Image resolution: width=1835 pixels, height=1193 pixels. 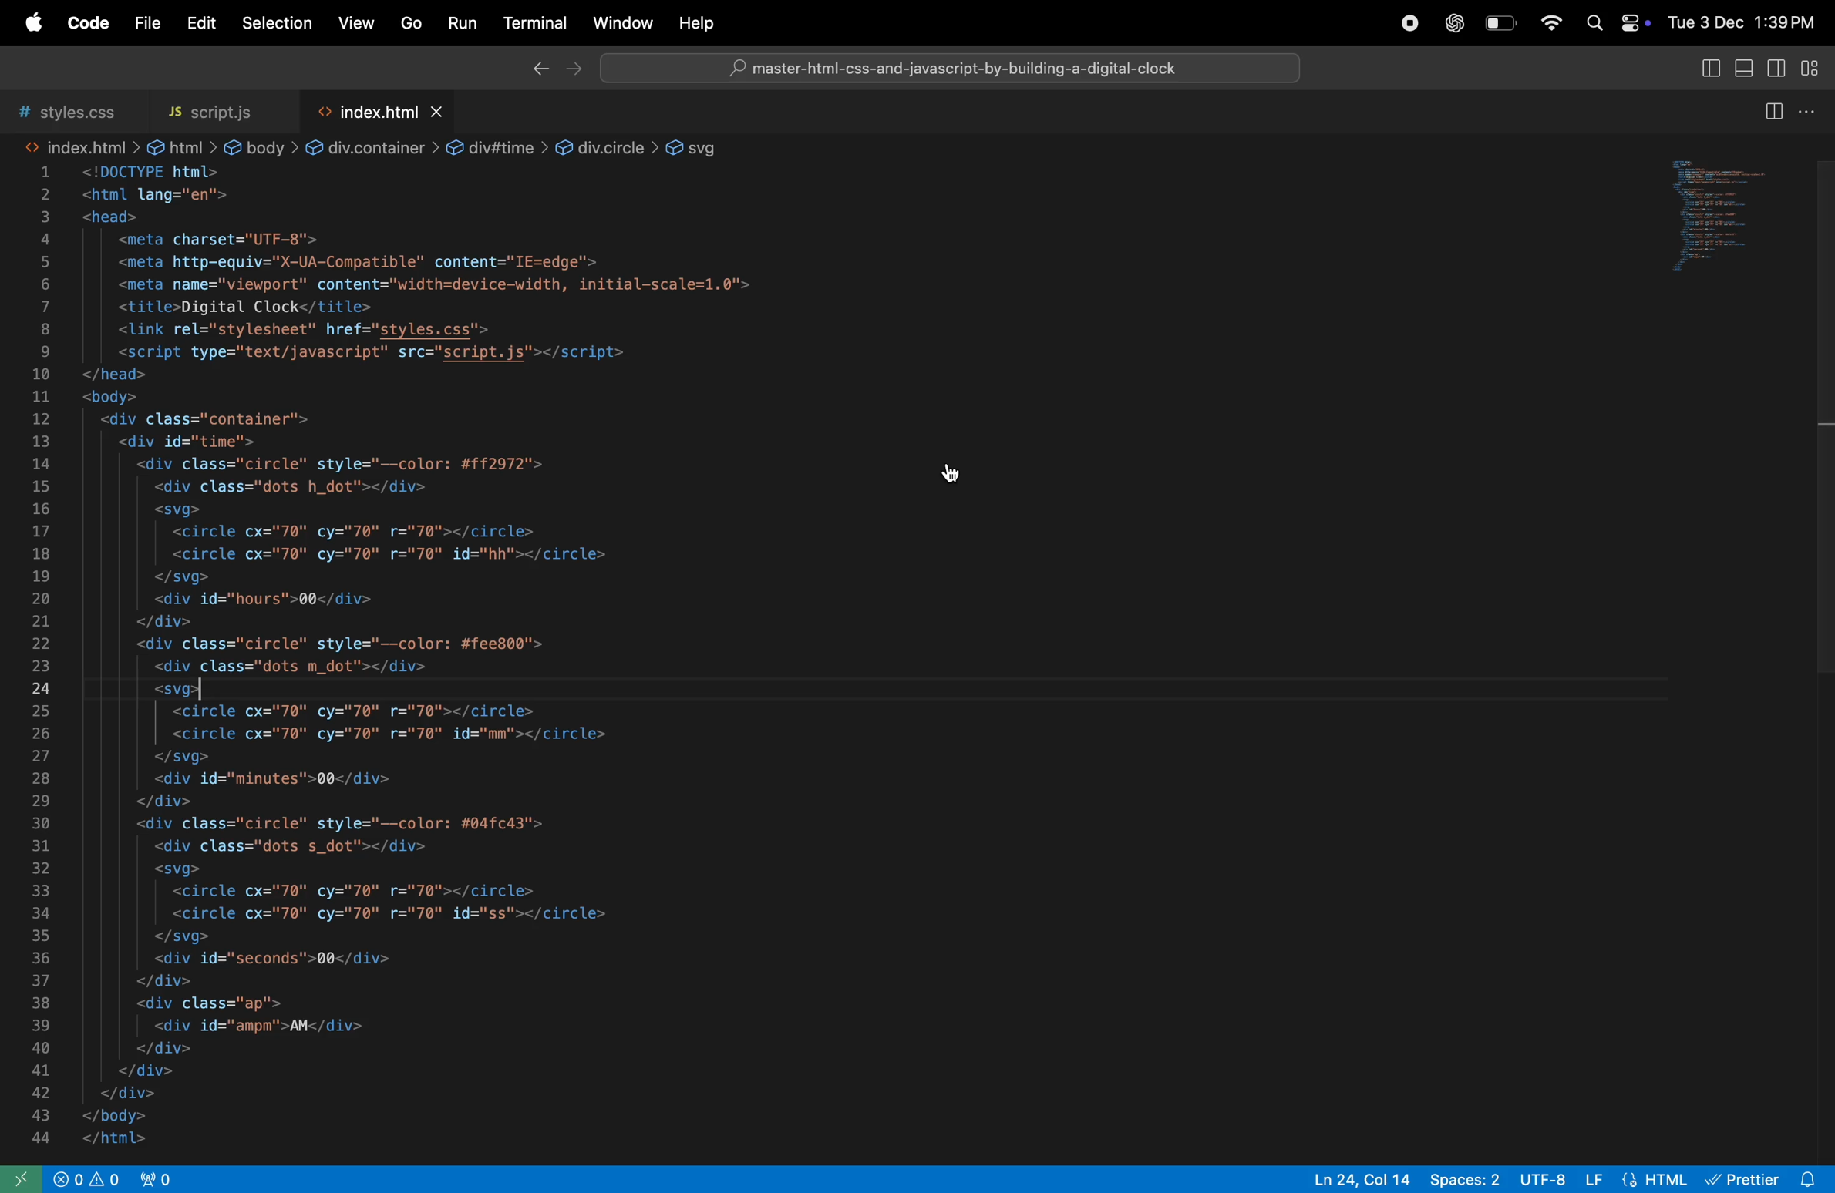 What do you see at coordinates (487, 147) in the screenshot?
I see `div#time` at bounding box center [487, 147].